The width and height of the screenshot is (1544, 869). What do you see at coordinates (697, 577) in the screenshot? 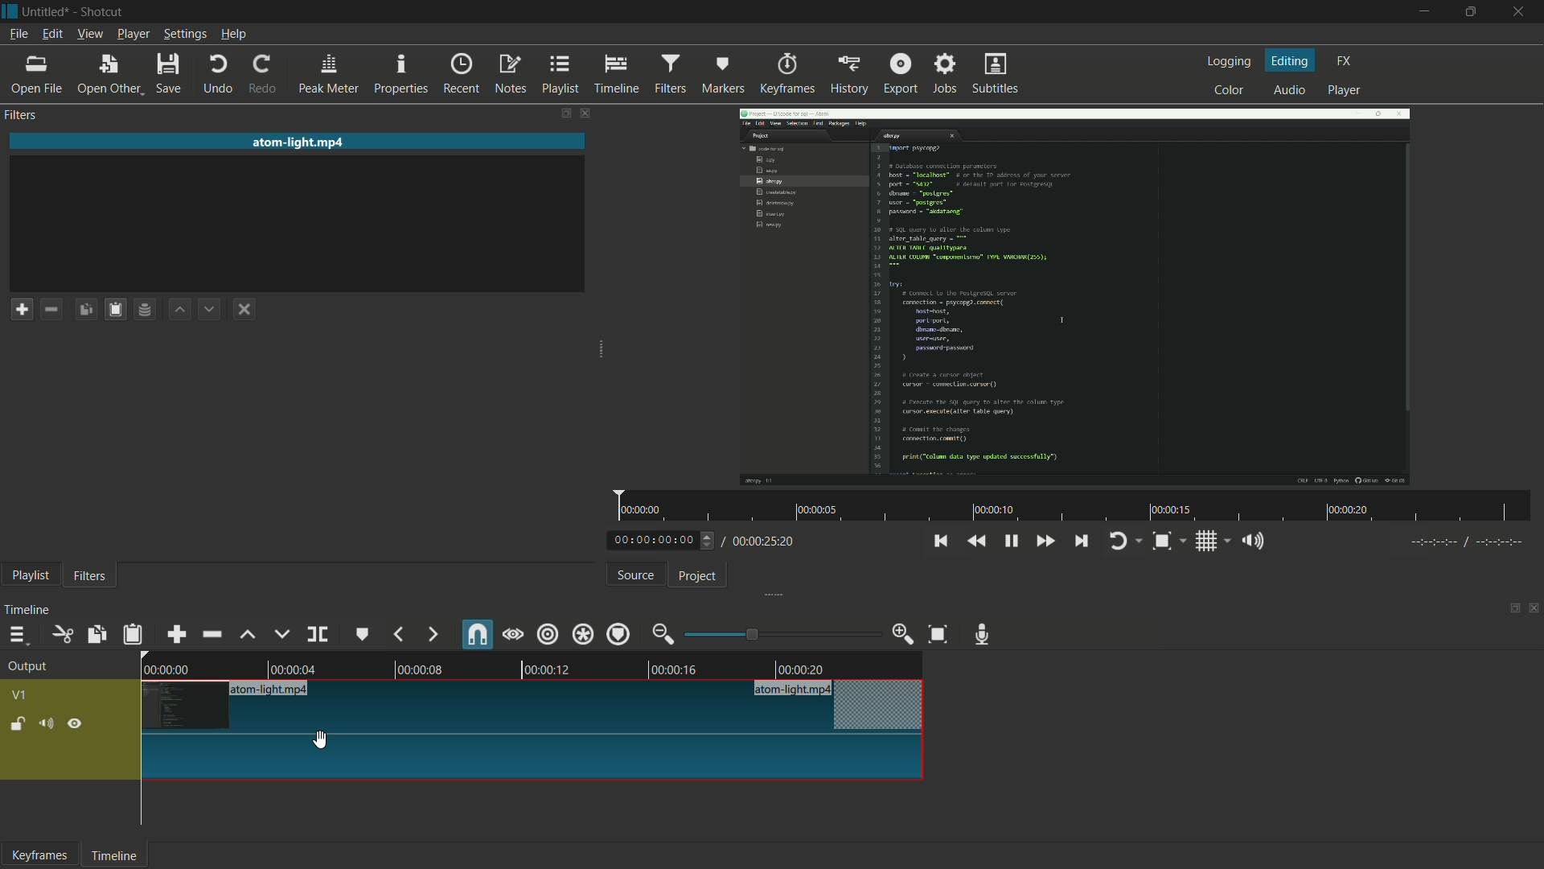
I see `project tab` at bounding box center [697, 577].